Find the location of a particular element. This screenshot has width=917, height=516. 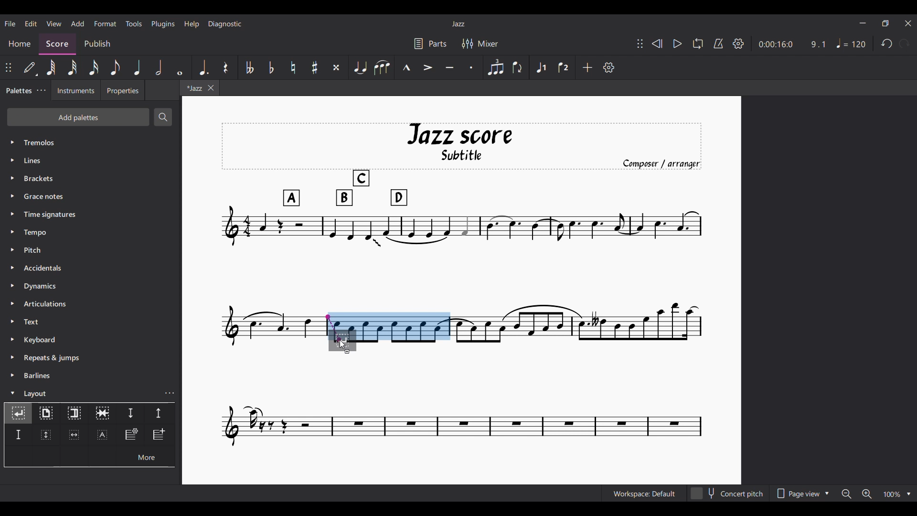

Play is located at coordinates (678, 43).